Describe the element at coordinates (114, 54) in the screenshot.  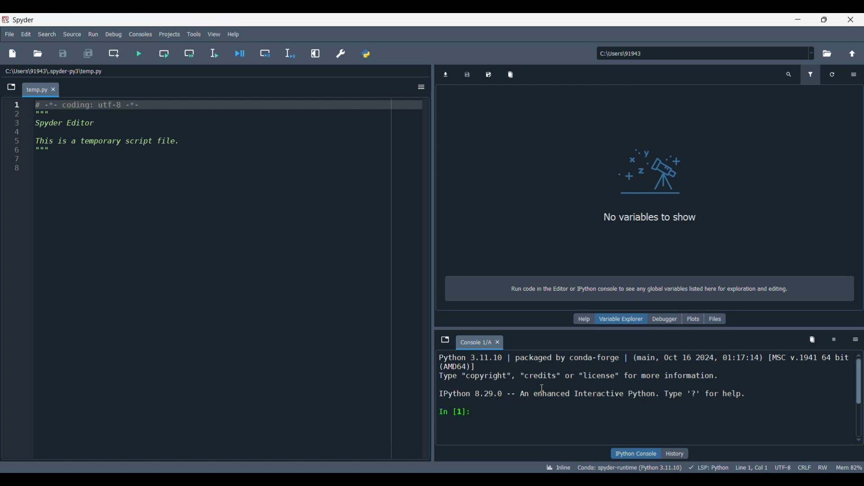
I see `Create new cell at current line` at that location.